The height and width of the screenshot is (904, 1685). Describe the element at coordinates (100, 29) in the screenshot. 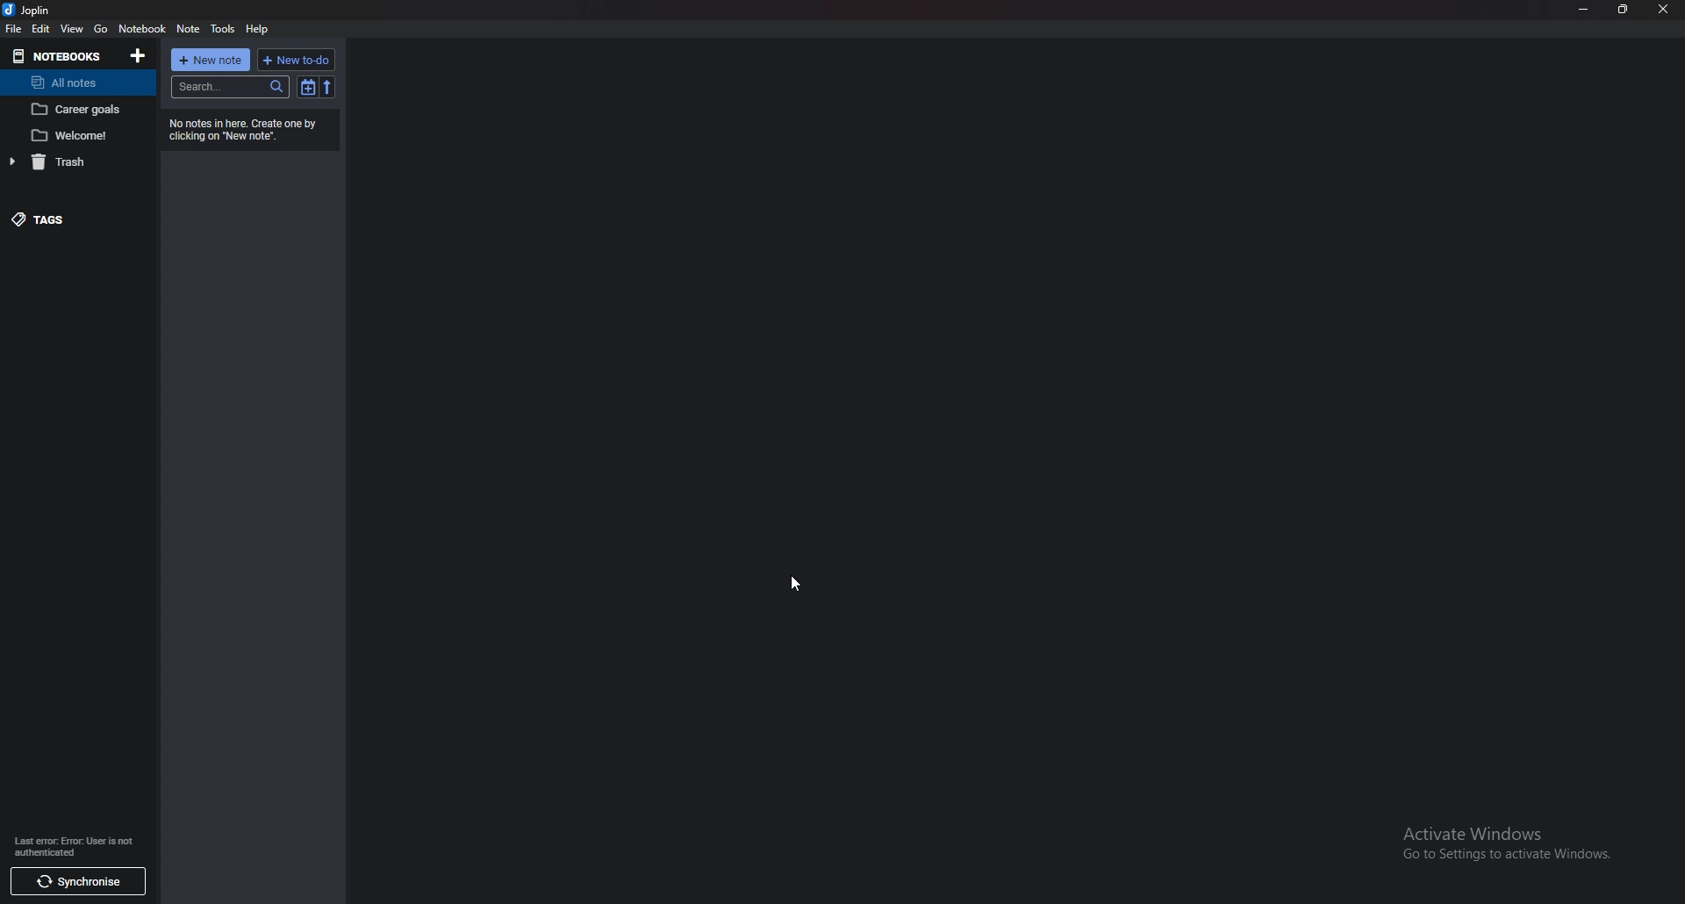

I see `go` at that location.